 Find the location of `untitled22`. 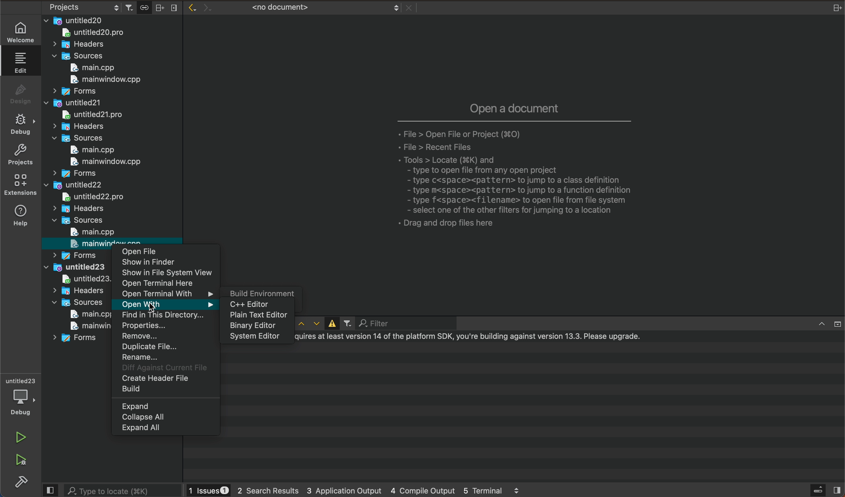

untitled22 is located at coordinates (75, 186).